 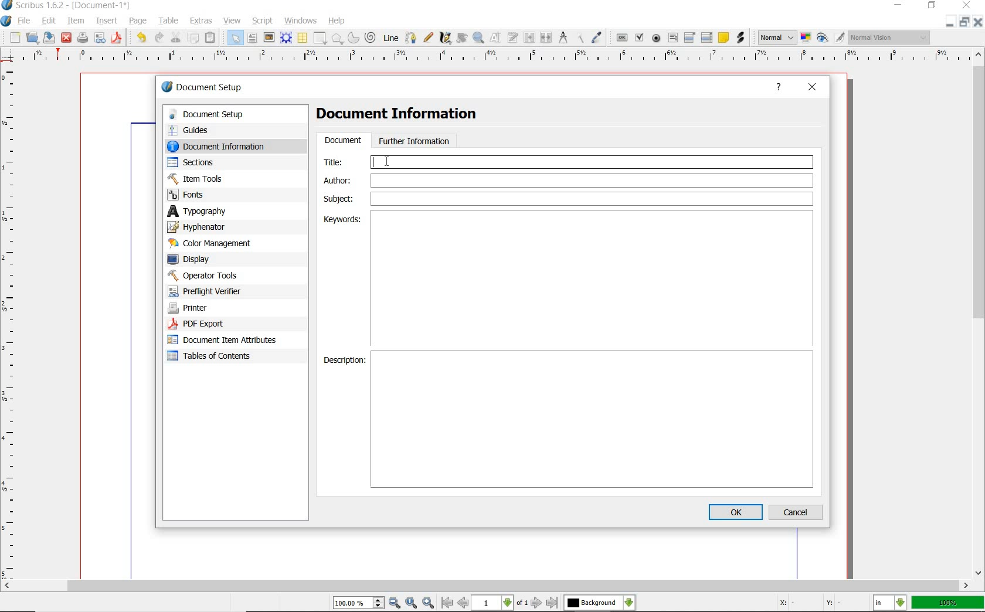 I want to click on zoom in/zoom to/zoom out, so click(x=385, y=603).